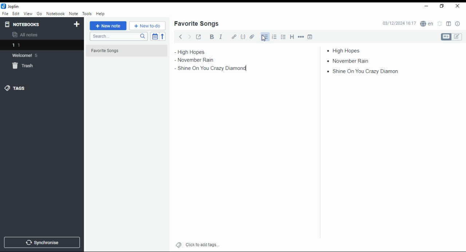  I want to click on shine on you crazy diamond, so click(213, 68).